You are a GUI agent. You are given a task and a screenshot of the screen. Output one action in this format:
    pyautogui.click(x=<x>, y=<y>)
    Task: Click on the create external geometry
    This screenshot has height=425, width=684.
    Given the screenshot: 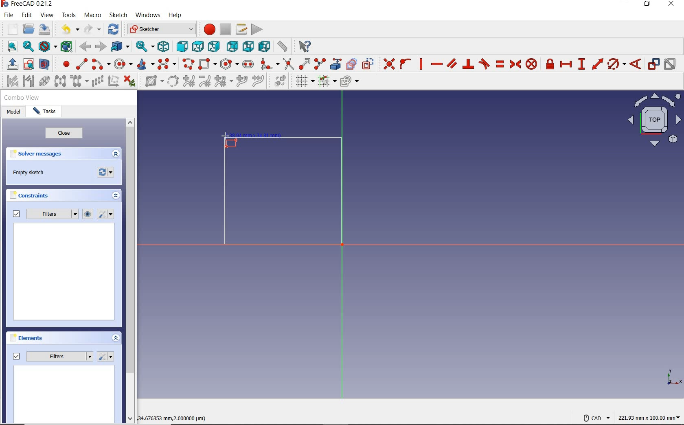 What is the action you would take?
    pyautogui.click(x=336, y=64)
    